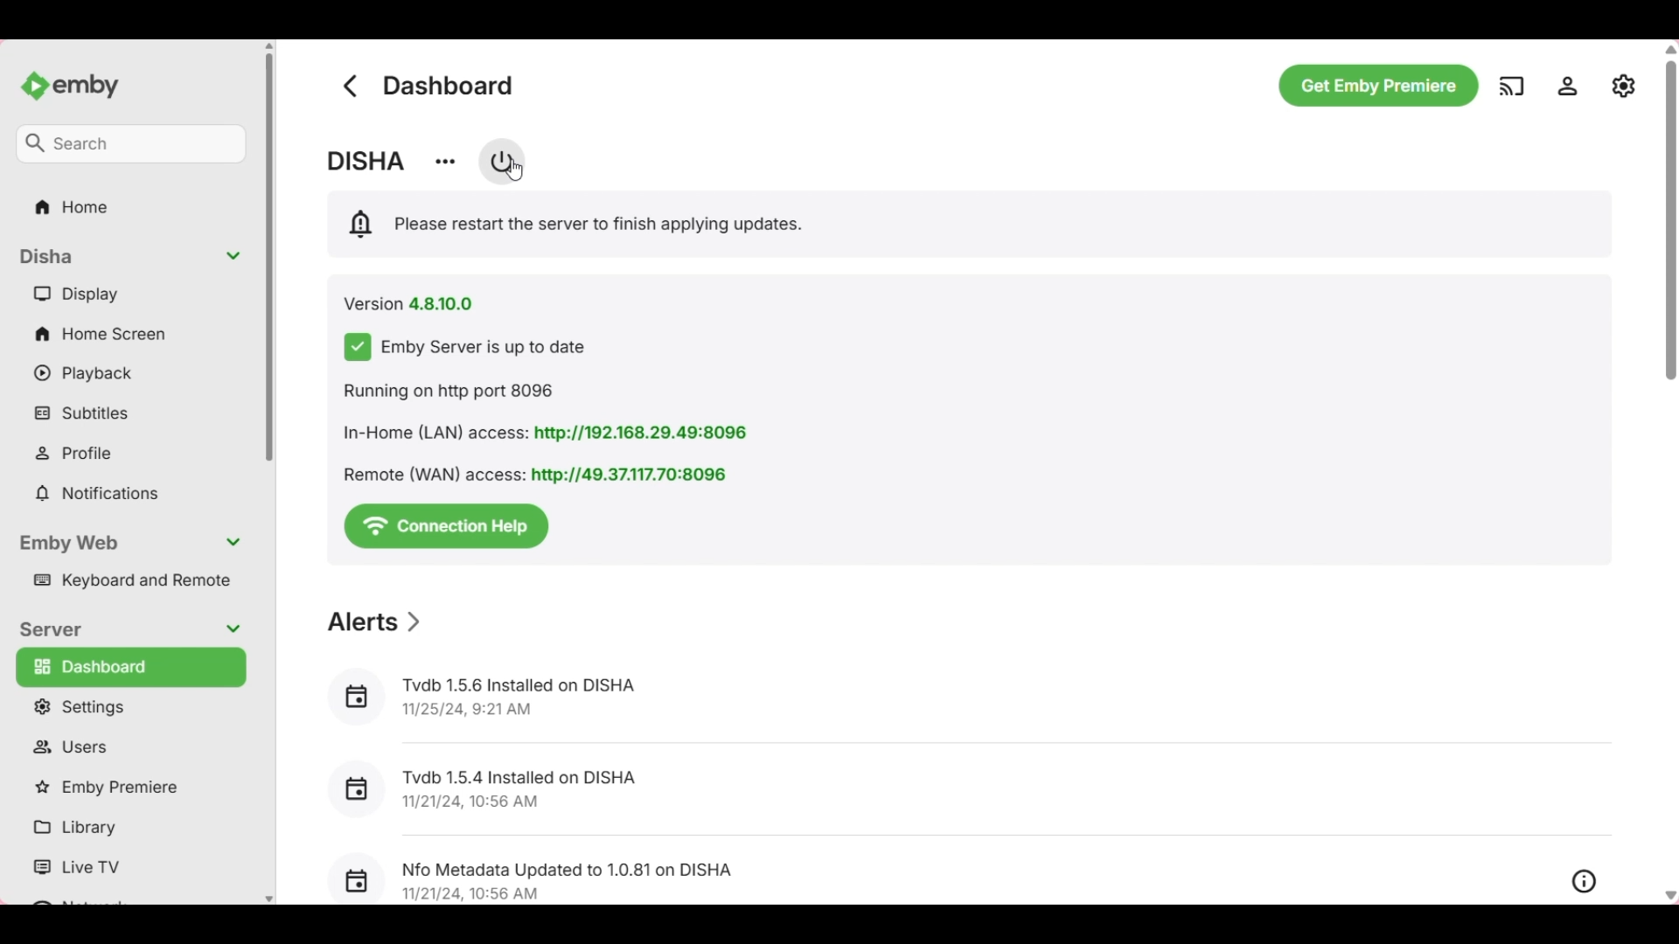  Describe the element at coordinates (376, 621) in the screenshot. I see `Section title` at that location.